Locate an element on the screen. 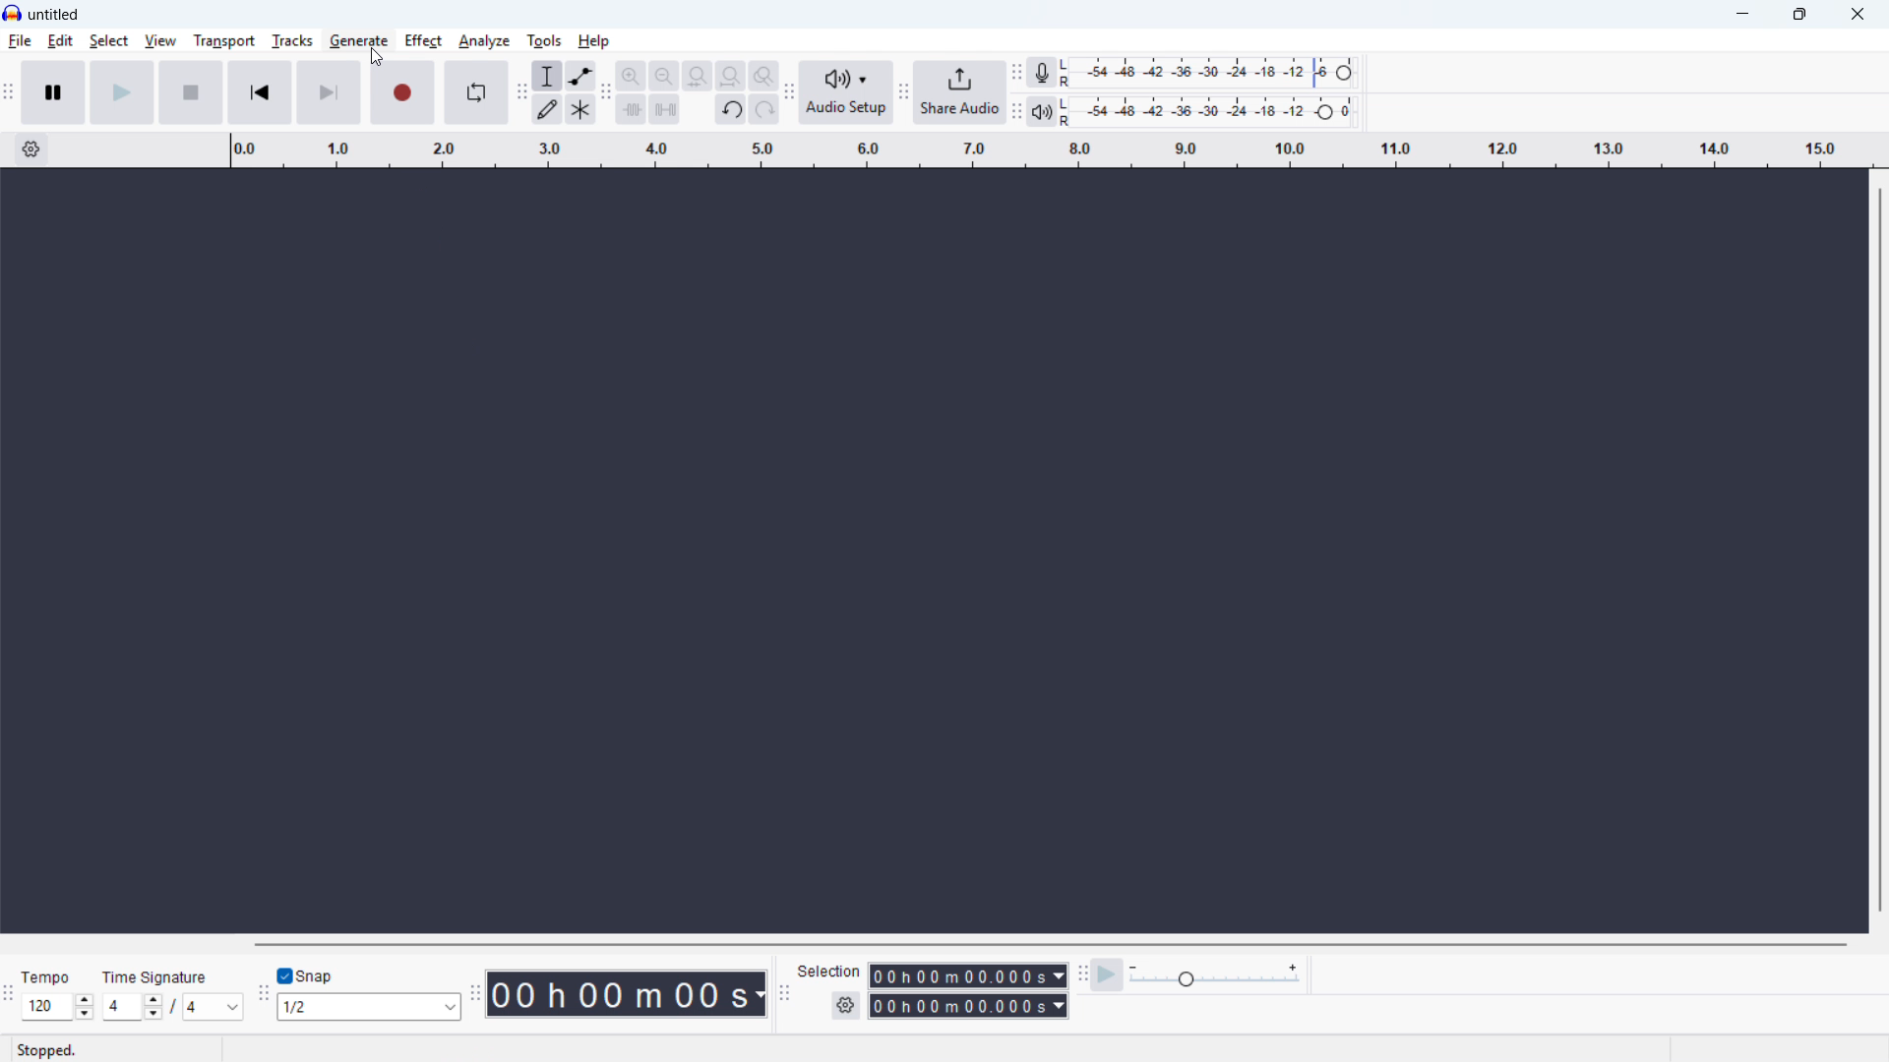 Image resolution: width=1889 pixels, height=1062 pixels. Recording level is located at coordinates (1213, 73).